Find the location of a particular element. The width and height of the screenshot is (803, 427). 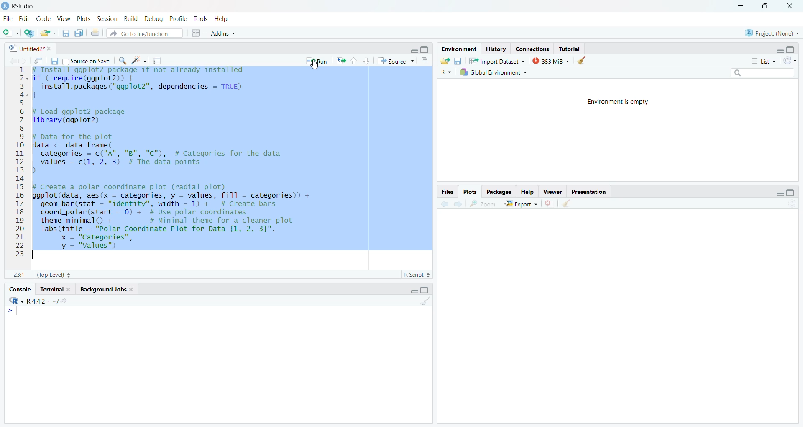

R~ is located at coordinates (445, 72).